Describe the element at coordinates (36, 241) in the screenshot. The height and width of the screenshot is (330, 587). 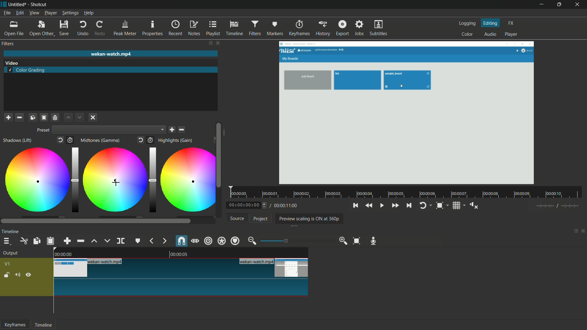
I see `copy` at that location.